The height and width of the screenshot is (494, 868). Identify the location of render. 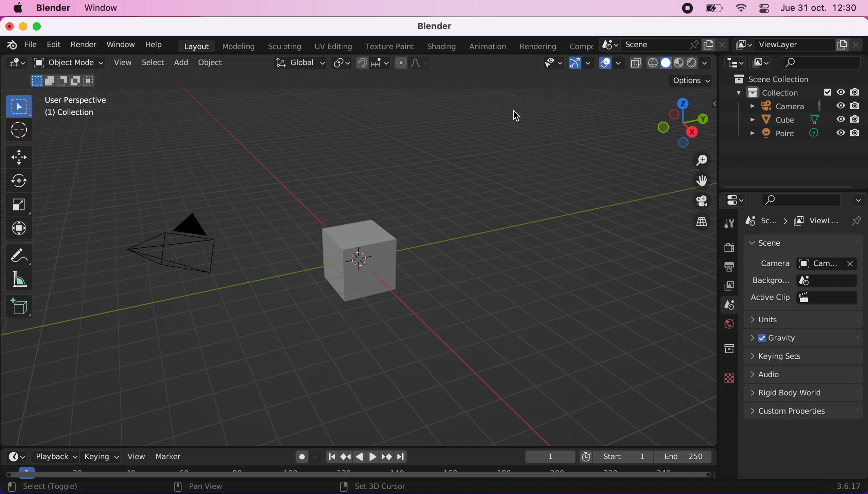
(726, 247).